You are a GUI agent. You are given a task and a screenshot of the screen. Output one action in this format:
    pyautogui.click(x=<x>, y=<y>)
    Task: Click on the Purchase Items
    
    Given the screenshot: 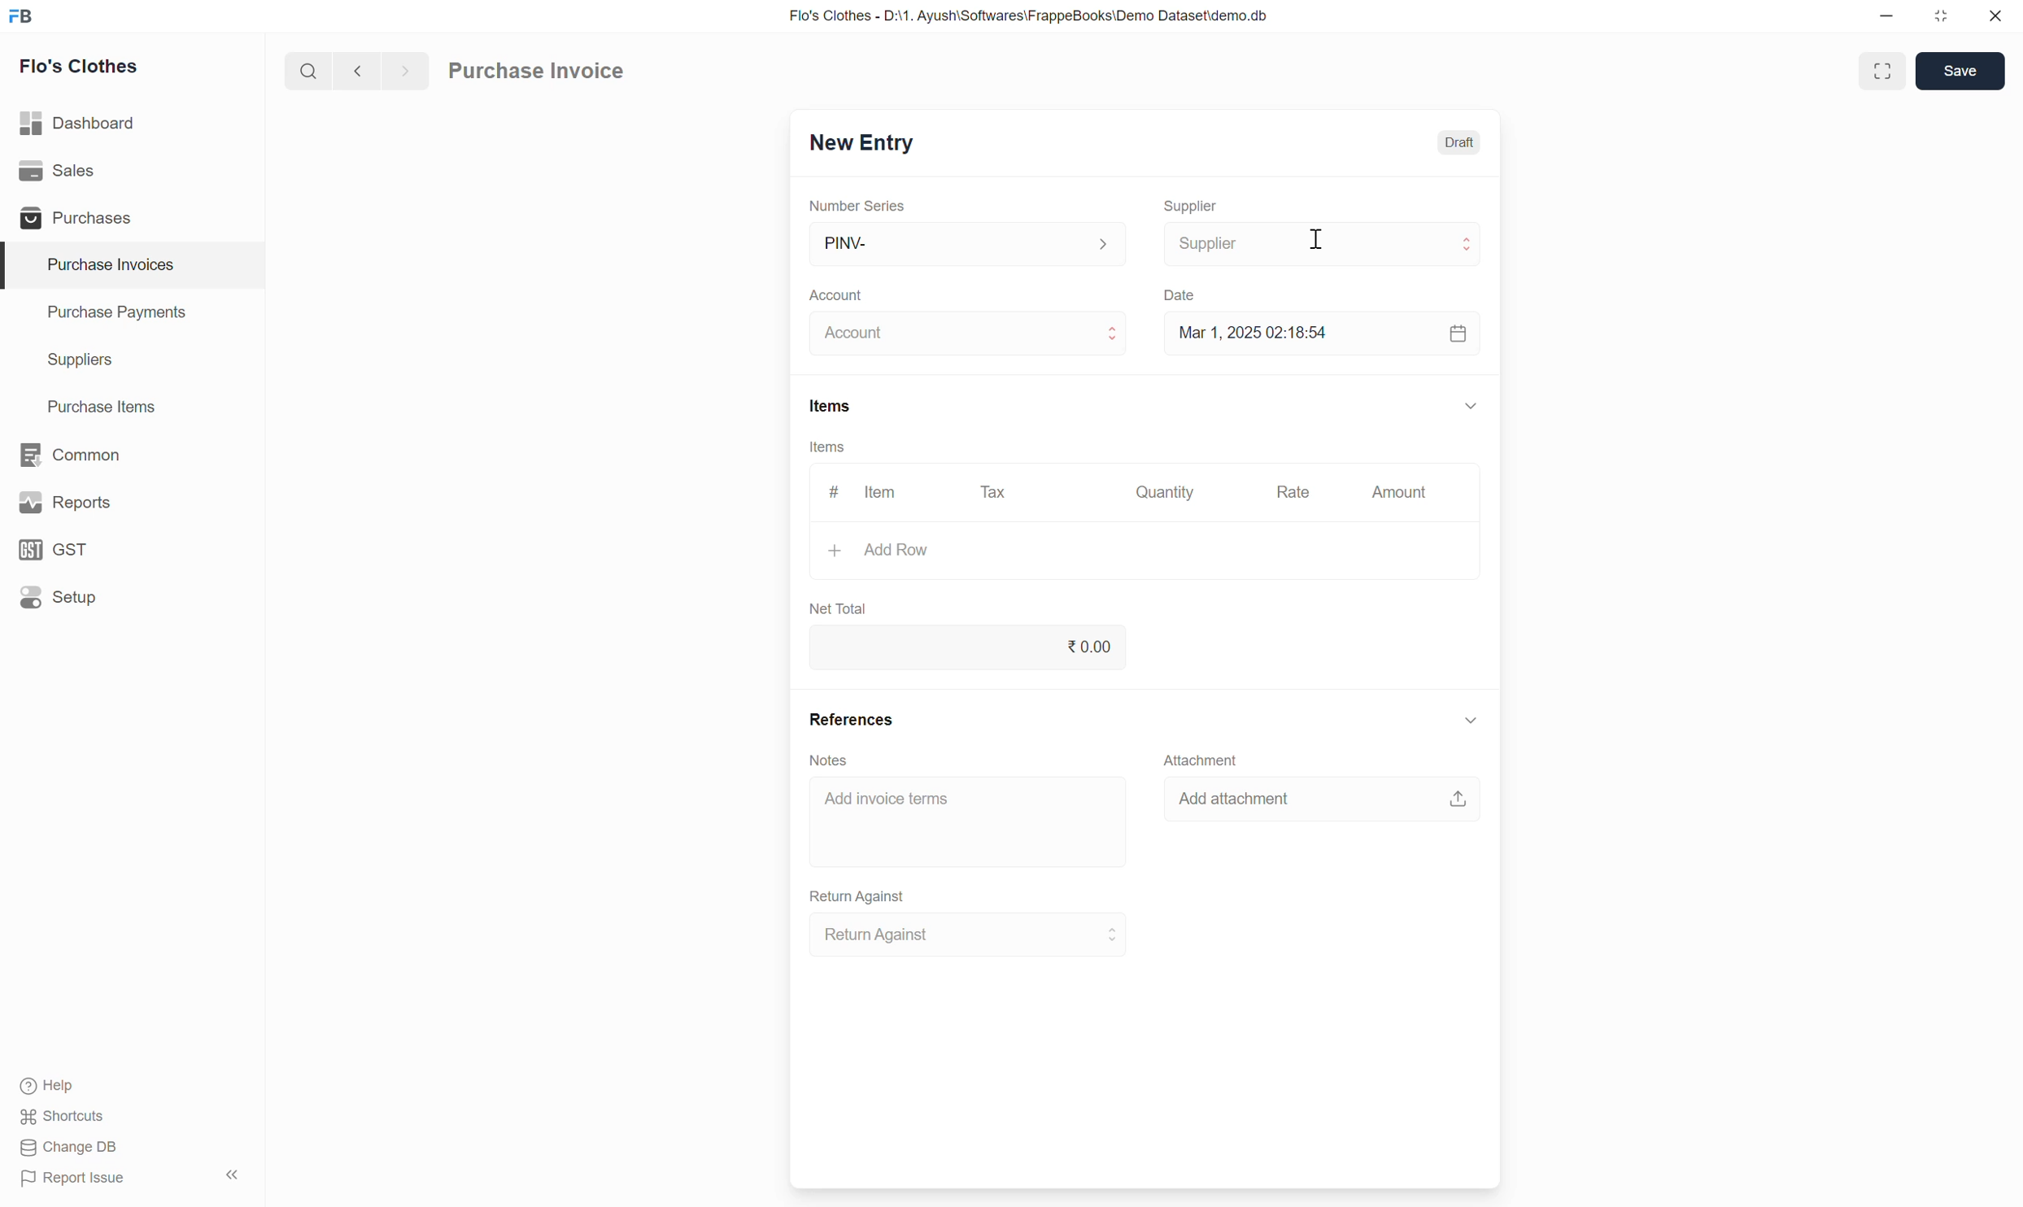 What is the action you would take?
    pyautogui.click(x=133, y=407)
    